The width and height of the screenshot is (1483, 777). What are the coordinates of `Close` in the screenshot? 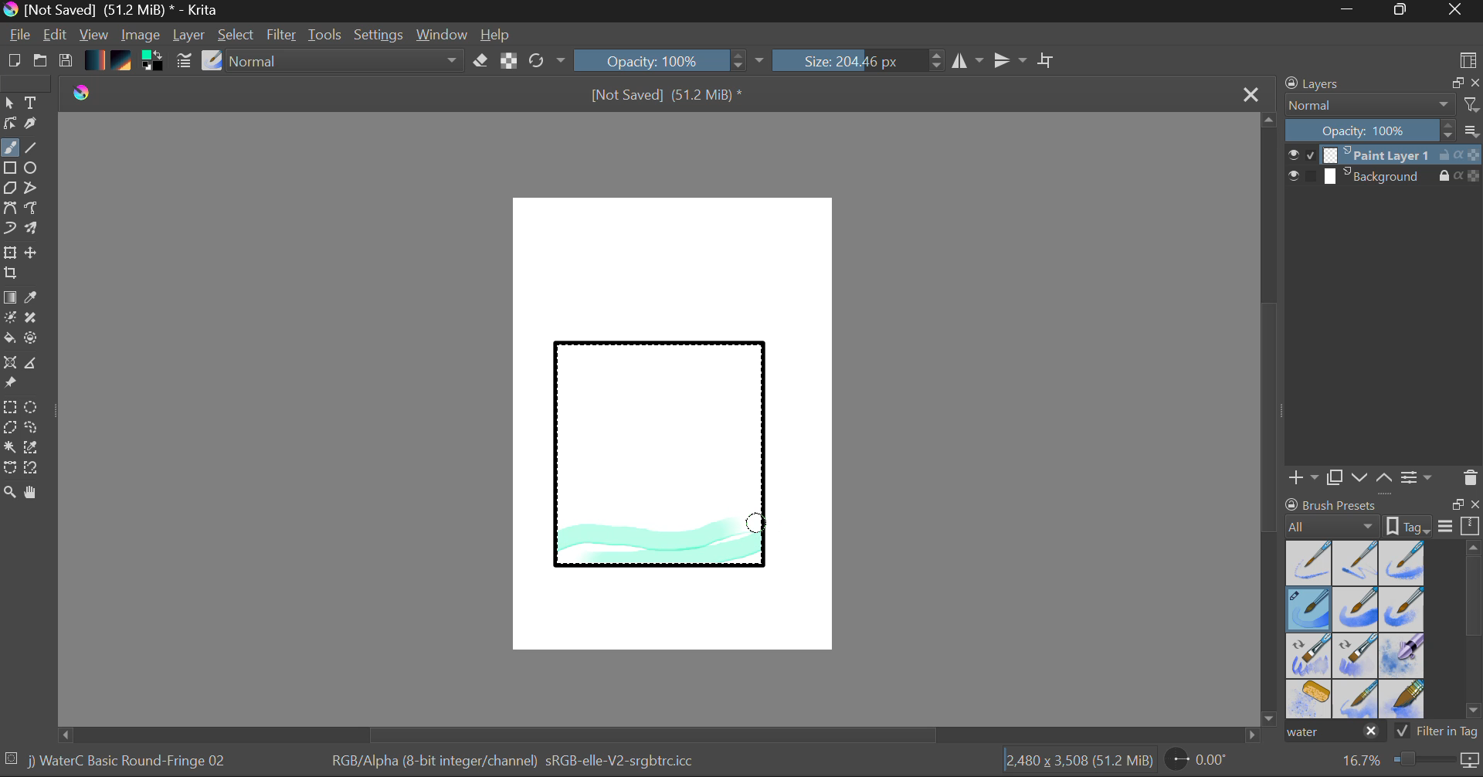 It's located at (1457, 11).